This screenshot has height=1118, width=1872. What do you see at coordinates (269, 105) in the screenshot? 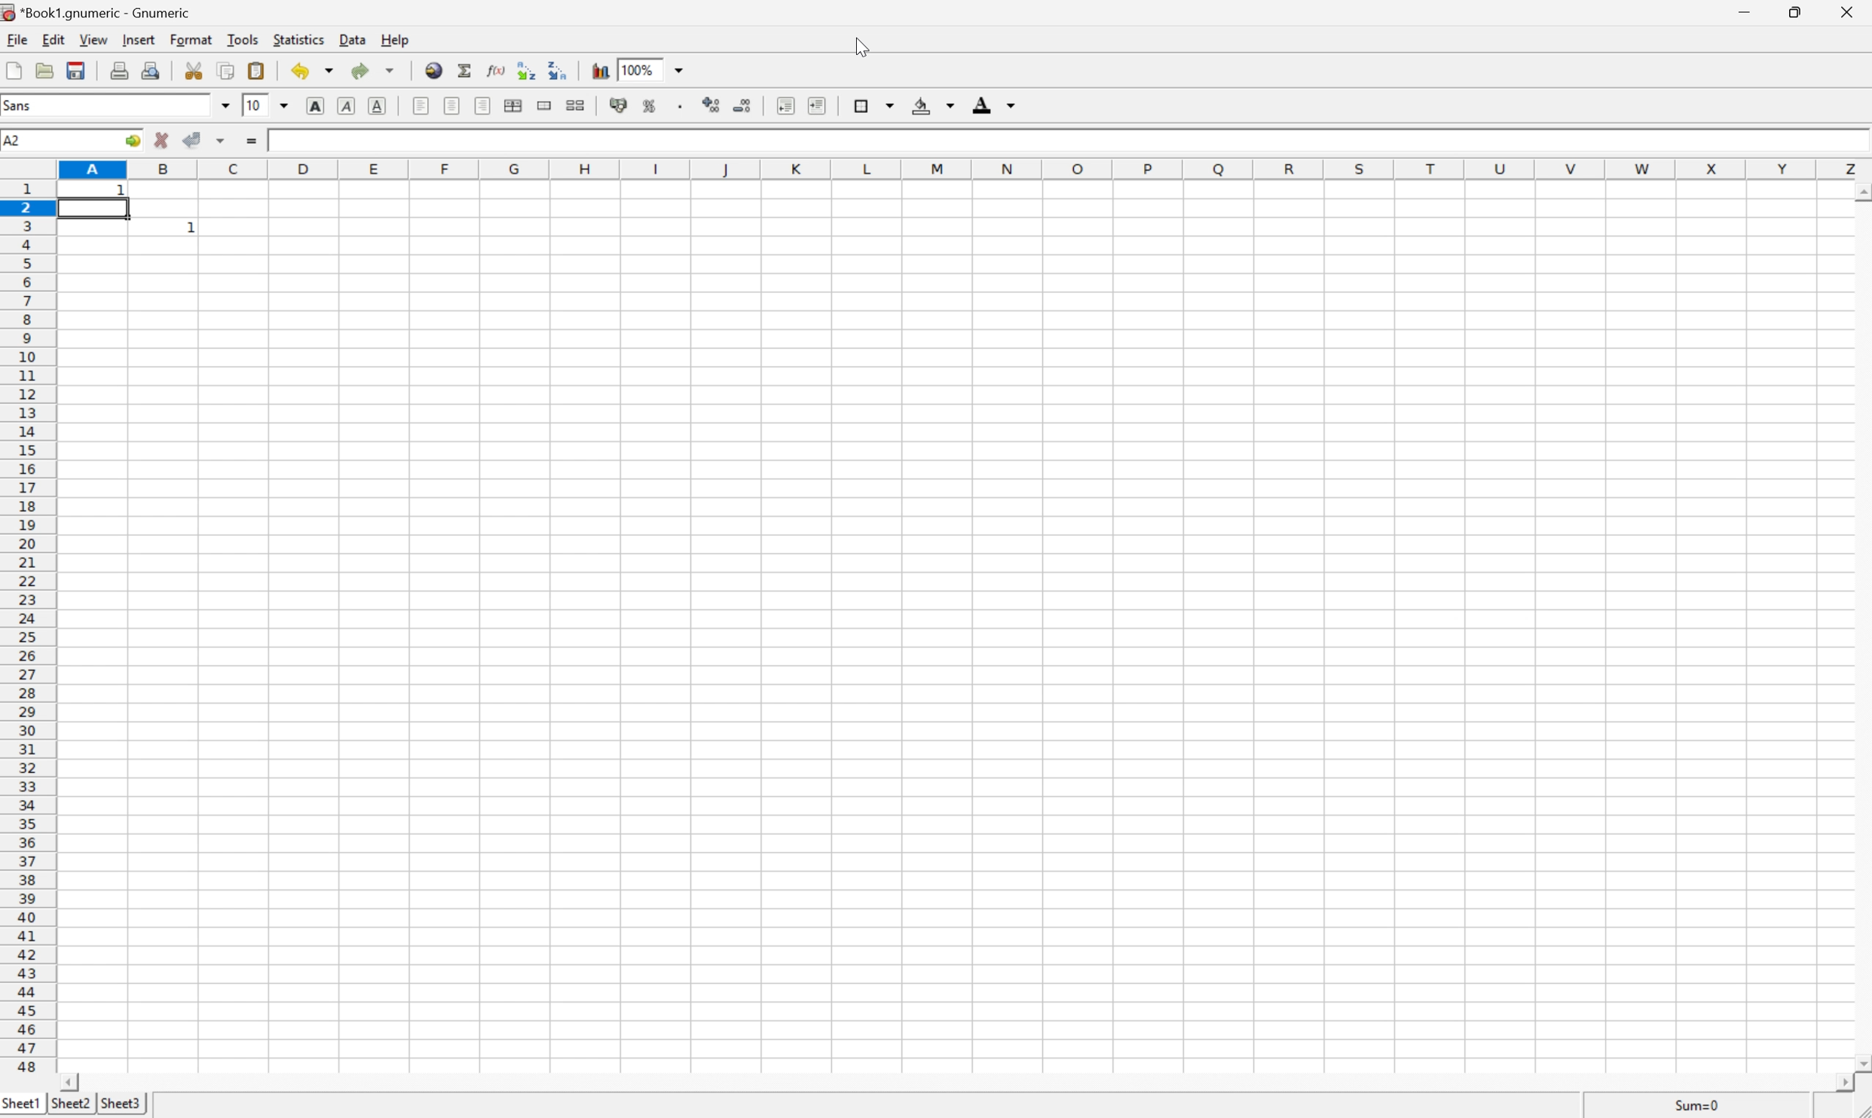
I see `font size 10` at bounding box center [269, 105].